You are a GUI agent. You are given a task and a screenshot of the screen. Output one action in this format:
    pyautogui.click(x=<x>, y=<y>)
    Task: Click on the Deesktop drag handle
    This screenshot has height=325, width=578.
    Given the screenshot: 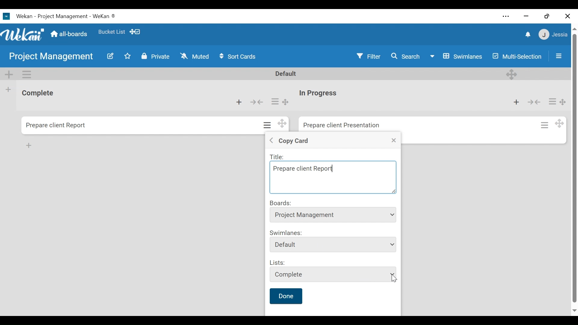 What is the action you would take?
    pyautogui.click(x=512, y=74)
    